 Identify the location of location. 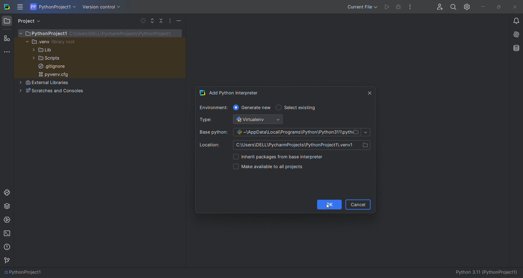
(287, 144).